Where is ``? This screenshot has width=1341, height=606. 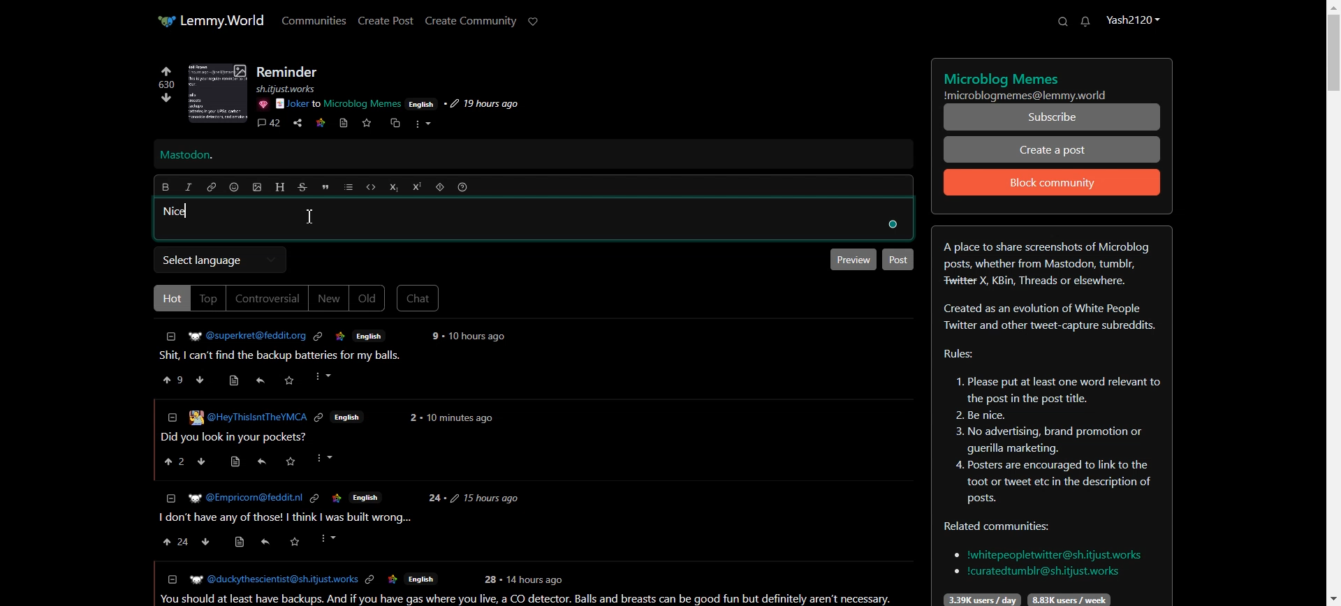
 is located at coordinates (261, 461).